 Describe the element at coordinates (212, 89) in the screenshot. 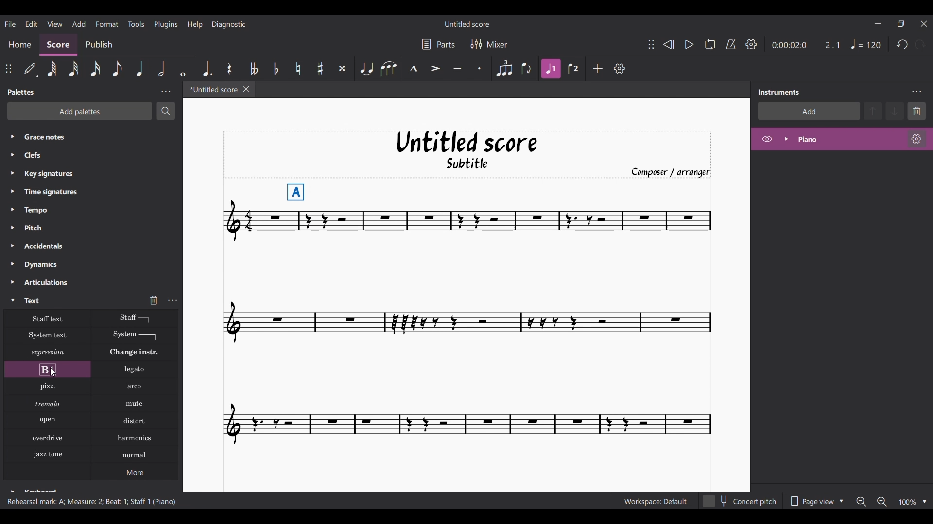

I see `Current tab` at that location.